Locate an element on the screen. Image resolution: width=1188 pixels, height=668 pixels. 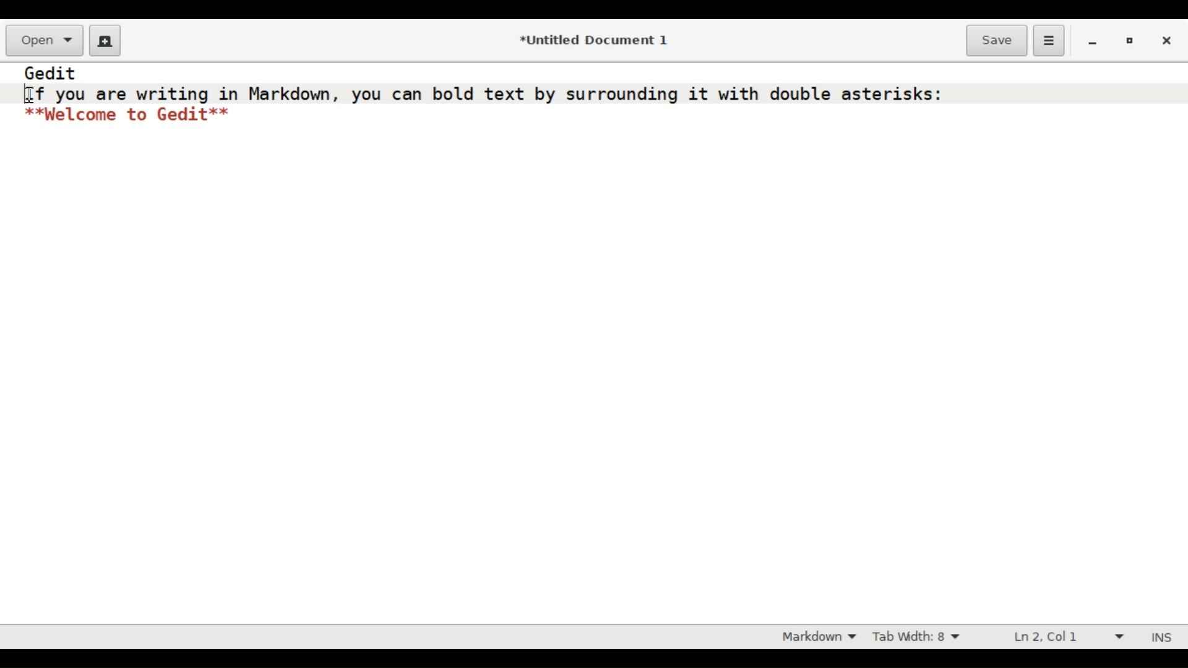
If you are writing in Markdown, you can bold text by surrounding it with double asterisks: is located at coordinates (484, 94).